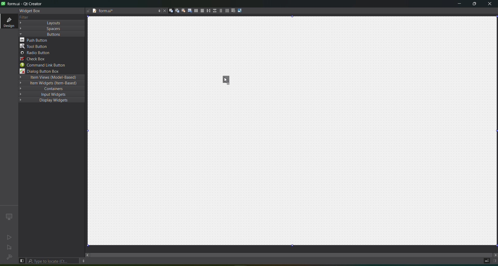 Image resolution: width=498 pixels, height=266 pixels. Describe the element at coordinates (26, 17) in the screenshot. I see `text` at that location.